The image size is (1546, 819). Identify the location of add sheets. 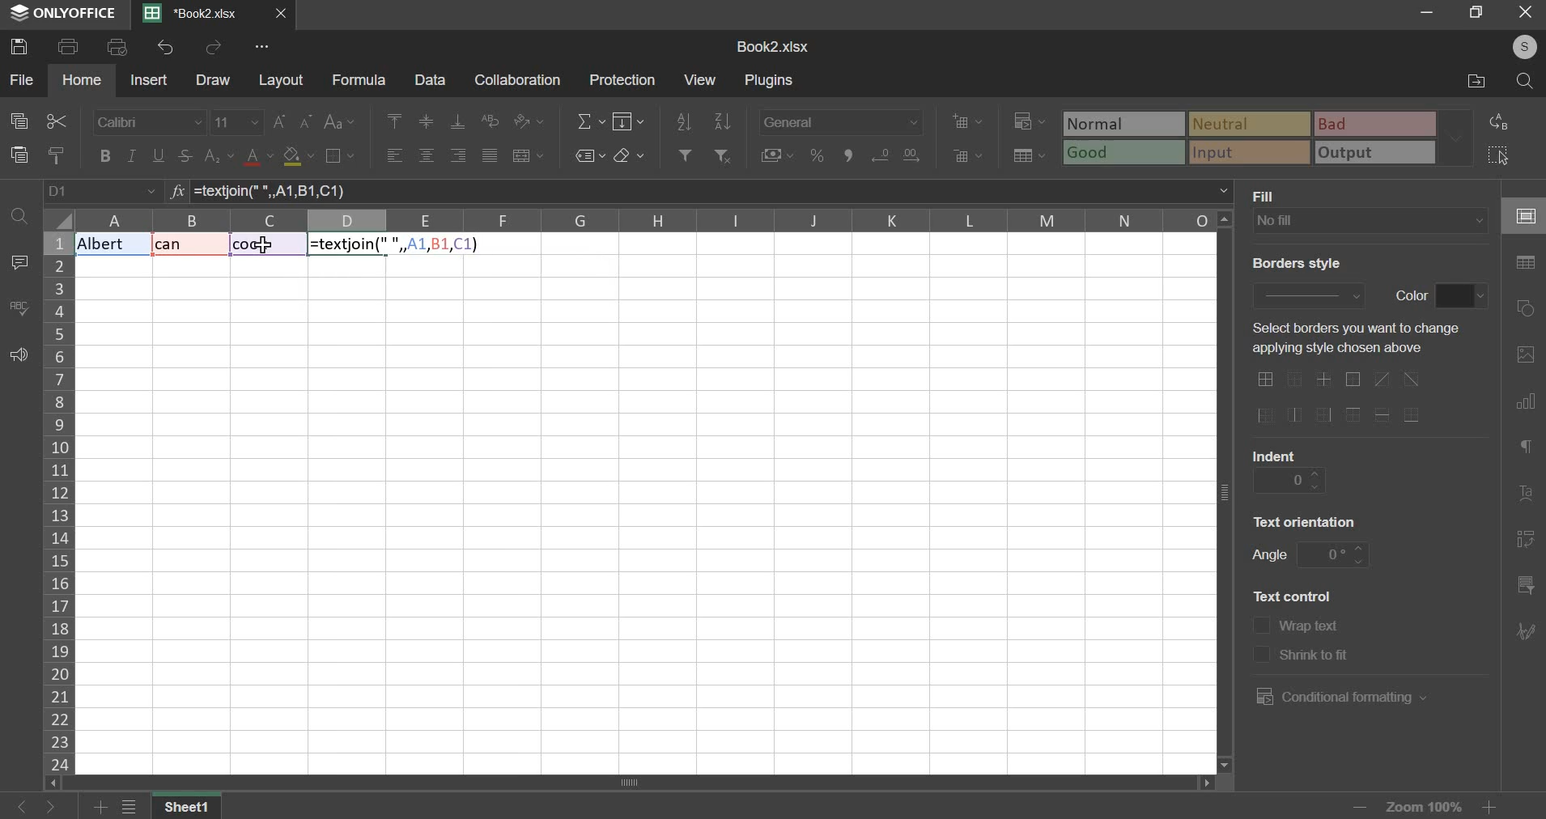
(100, 808).